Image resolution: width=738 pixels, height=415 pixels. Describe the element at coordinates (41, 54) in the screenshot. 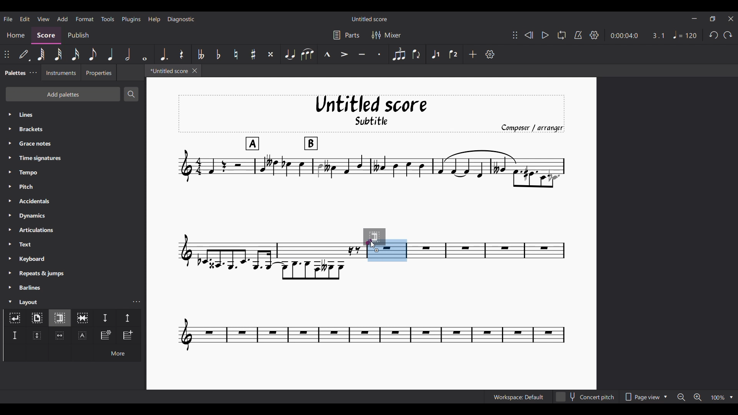

I see `64th note` at that location.